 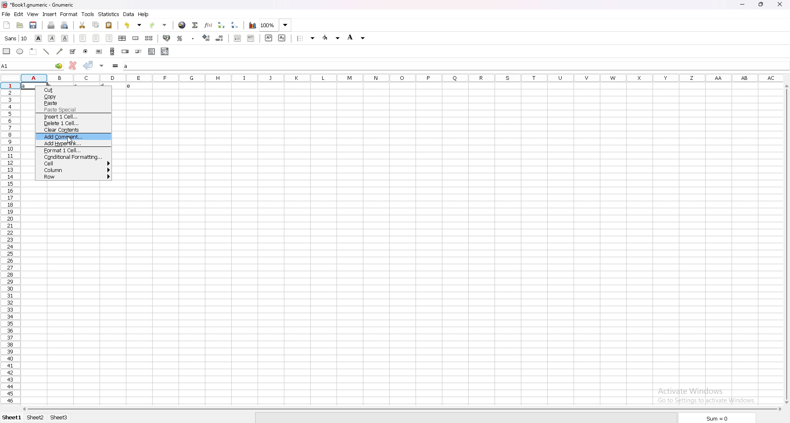 What do you see at coordinates (88, 14) in the screenshot?
I see `tools` at bounding box center [88, 14].